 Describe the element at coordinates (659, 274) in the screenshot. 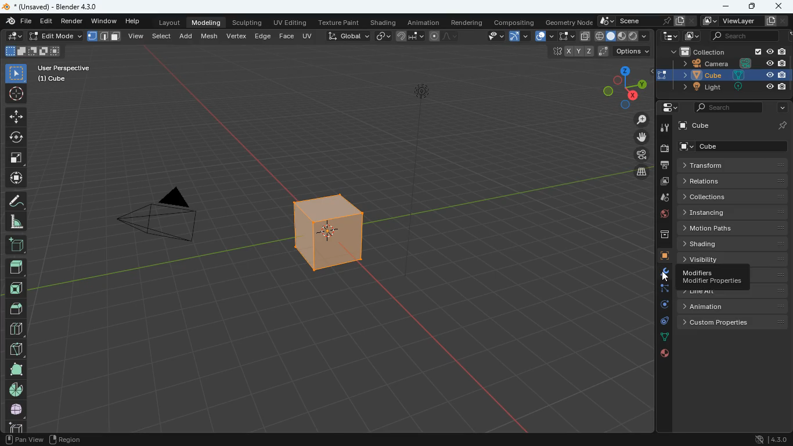

I see `tools` at that location.